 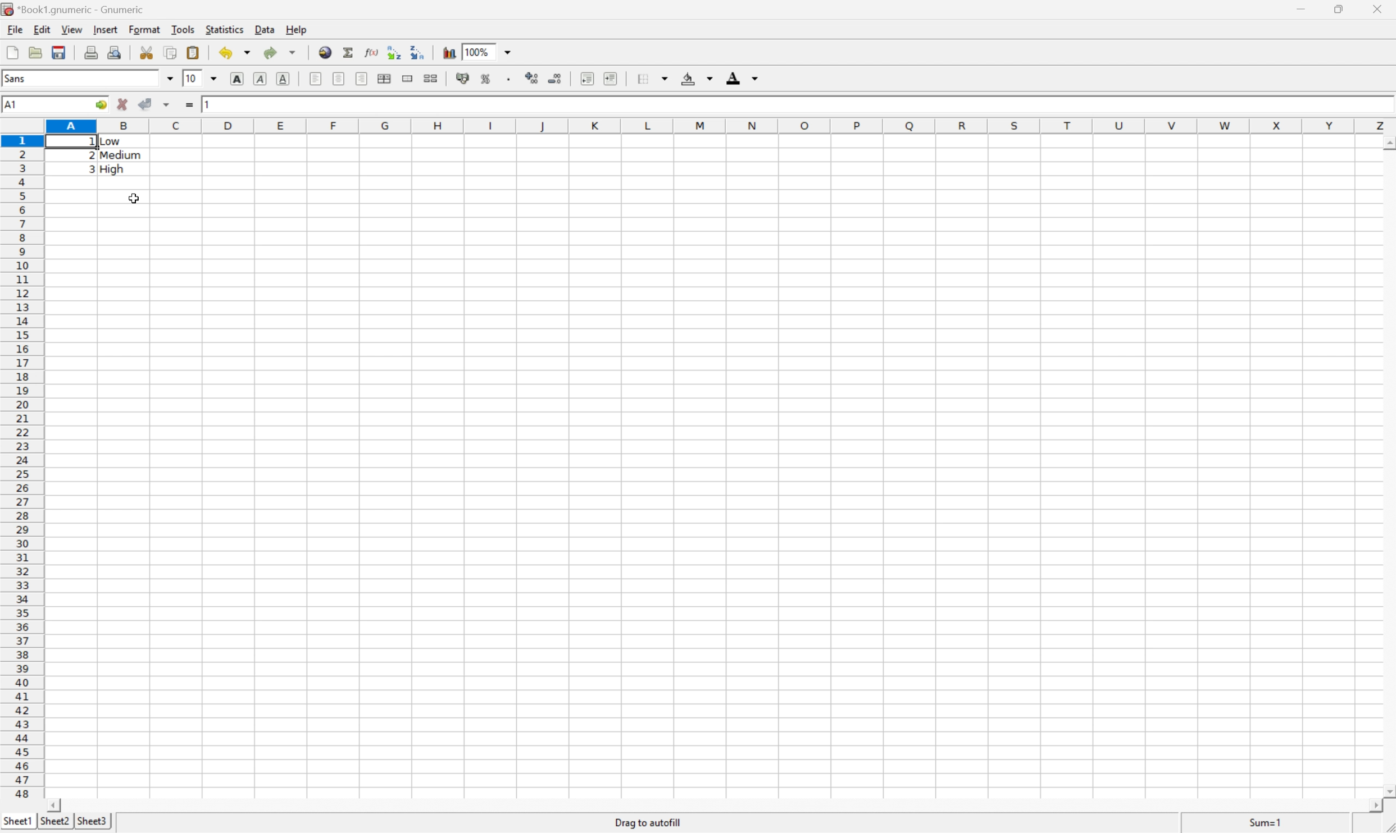 I want to click on Sum in current cells, so click(x=349, y=52).